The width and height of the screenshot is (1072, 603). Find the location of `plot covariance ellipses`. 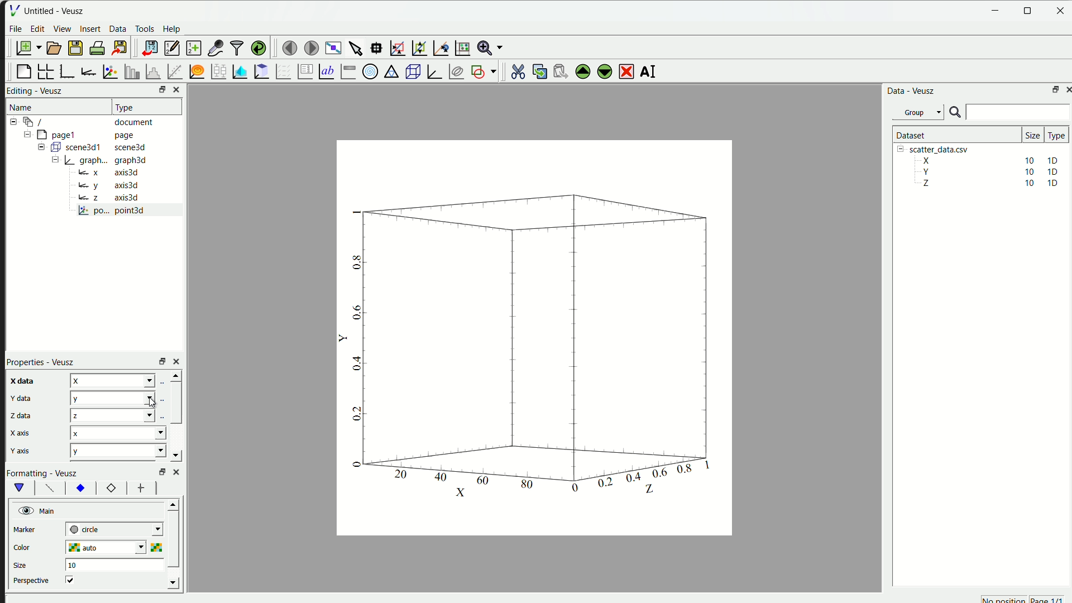

plot covariance ellipses is located at coordinates (454, 71).